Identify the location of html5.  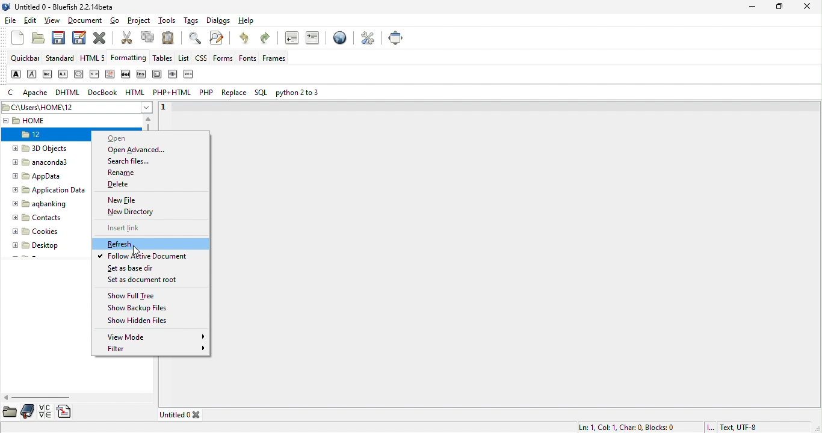
(94, 58).